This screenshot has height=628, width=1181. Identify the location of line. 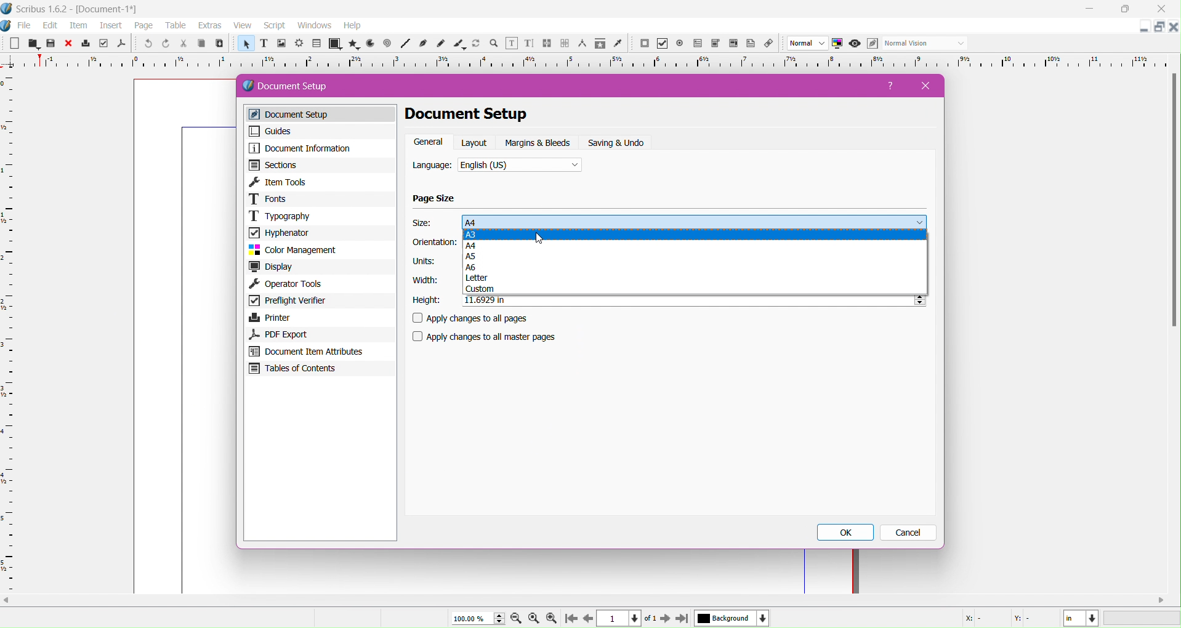
(405, 44).